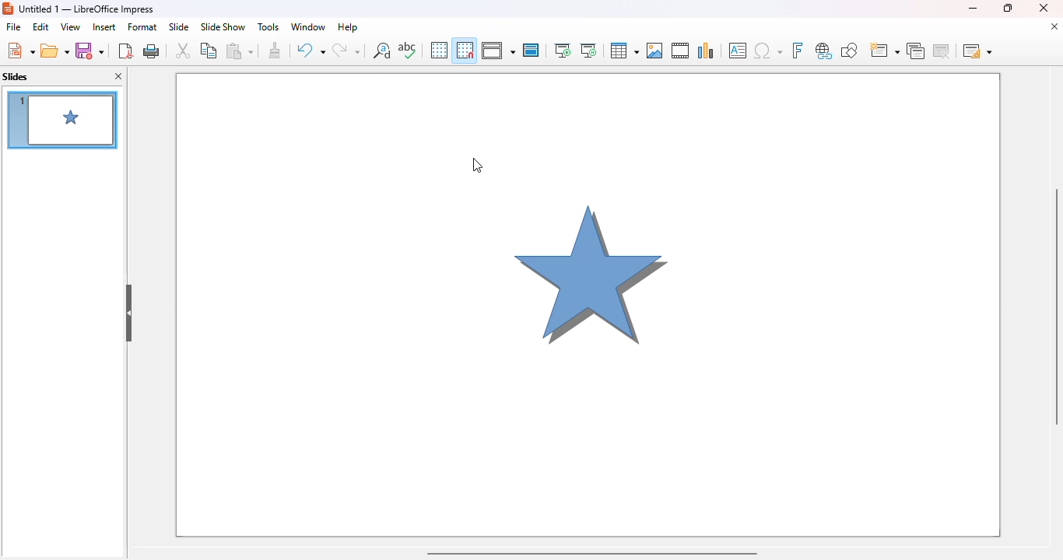  What do you see at coordinates (142, 27) in the screenshot?
I see `format` at bounding box center [142, 27].